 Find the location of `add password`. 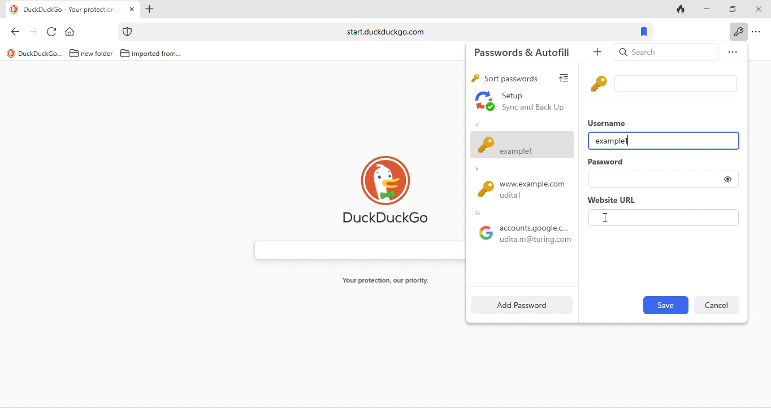

add password is located at coordinates (523, 305).